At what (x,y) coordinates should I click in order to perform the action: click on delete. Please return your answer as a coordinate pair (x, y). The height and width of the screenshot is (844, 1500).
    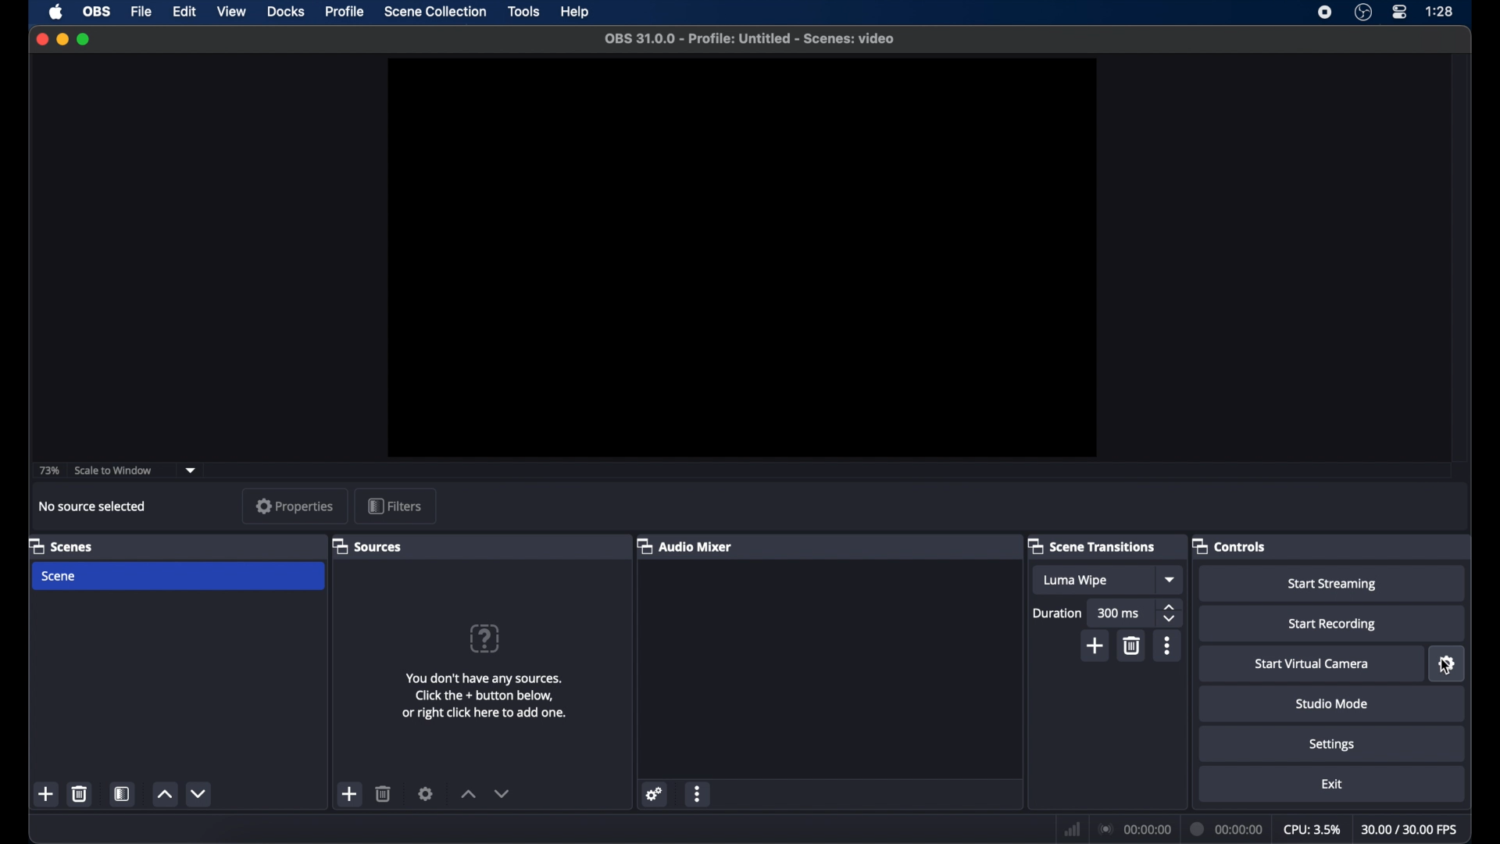
    Looking at the image, I should click on (384, 793).